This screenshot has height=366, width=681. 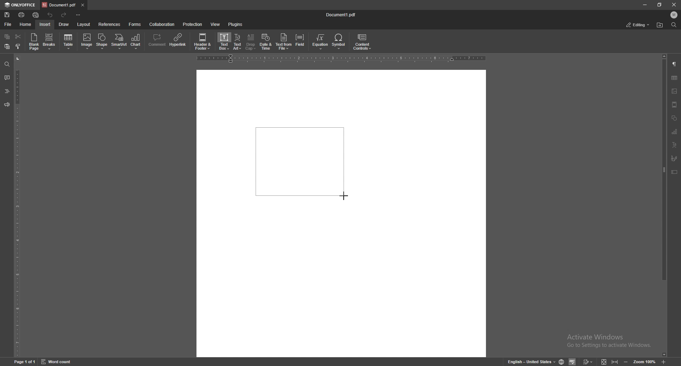 I want to click on track changes, so click(x=587, y=362).